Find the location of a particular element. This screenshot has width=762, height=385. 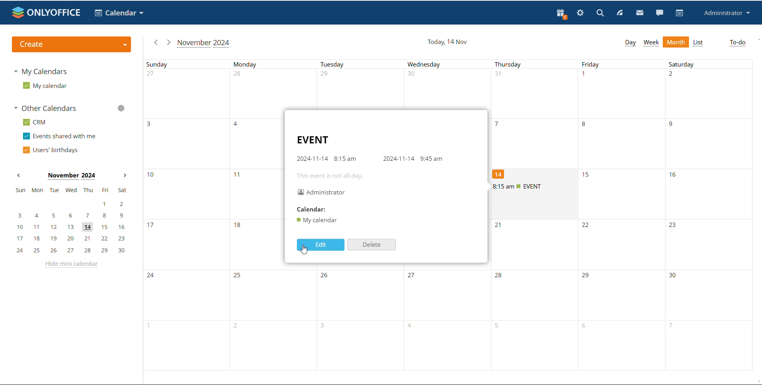

end time is located at coordinates (431, 159).